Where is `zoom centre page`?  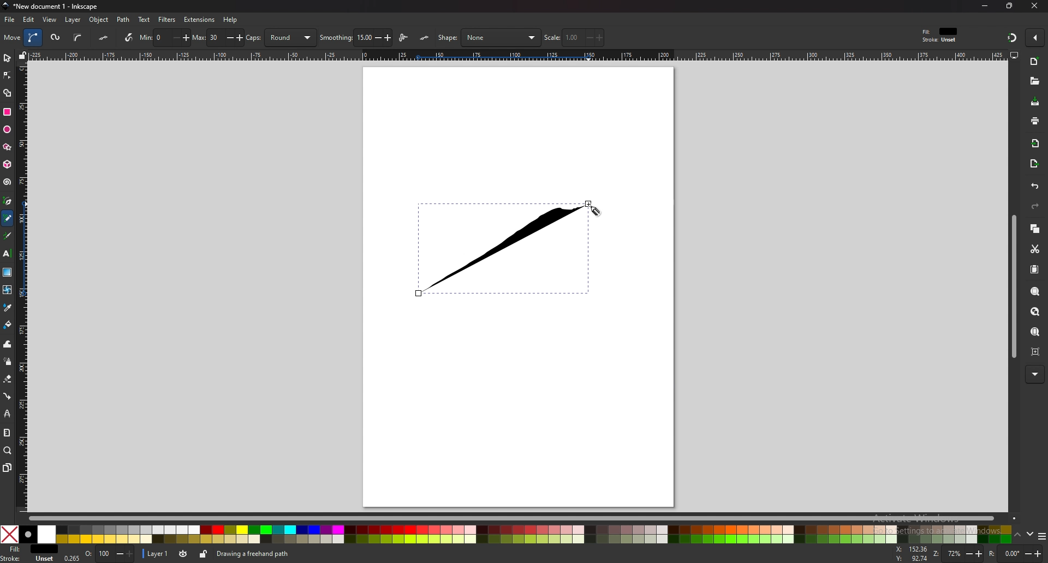
zoom centre page is located at coordinates (1034, 352).